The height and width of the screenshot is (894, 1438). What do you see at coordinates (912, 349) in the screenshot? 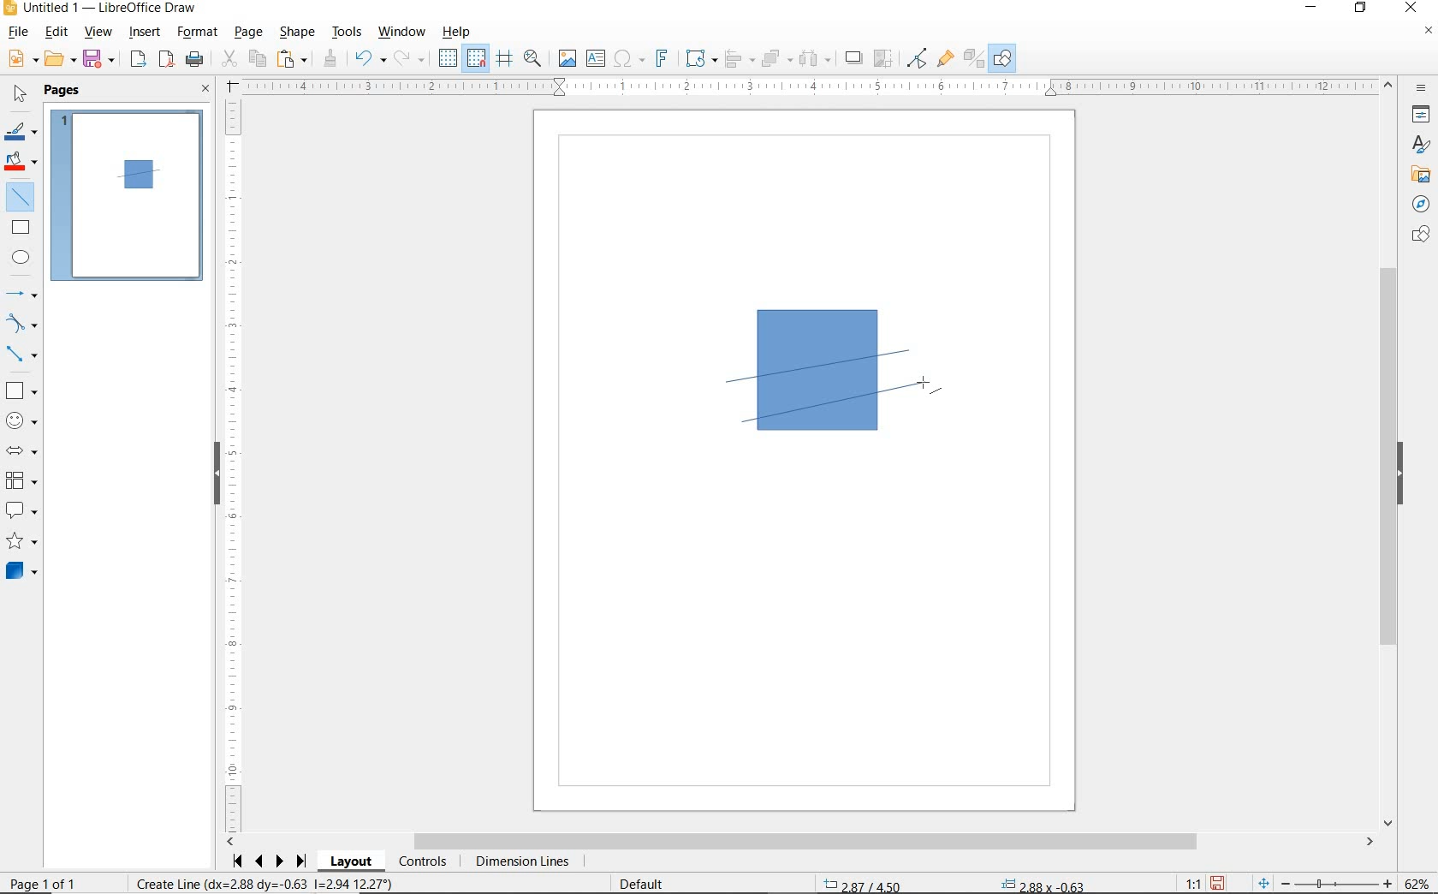
I see `LINE TOOL AT DRAG` at bounding box center [912, 349].